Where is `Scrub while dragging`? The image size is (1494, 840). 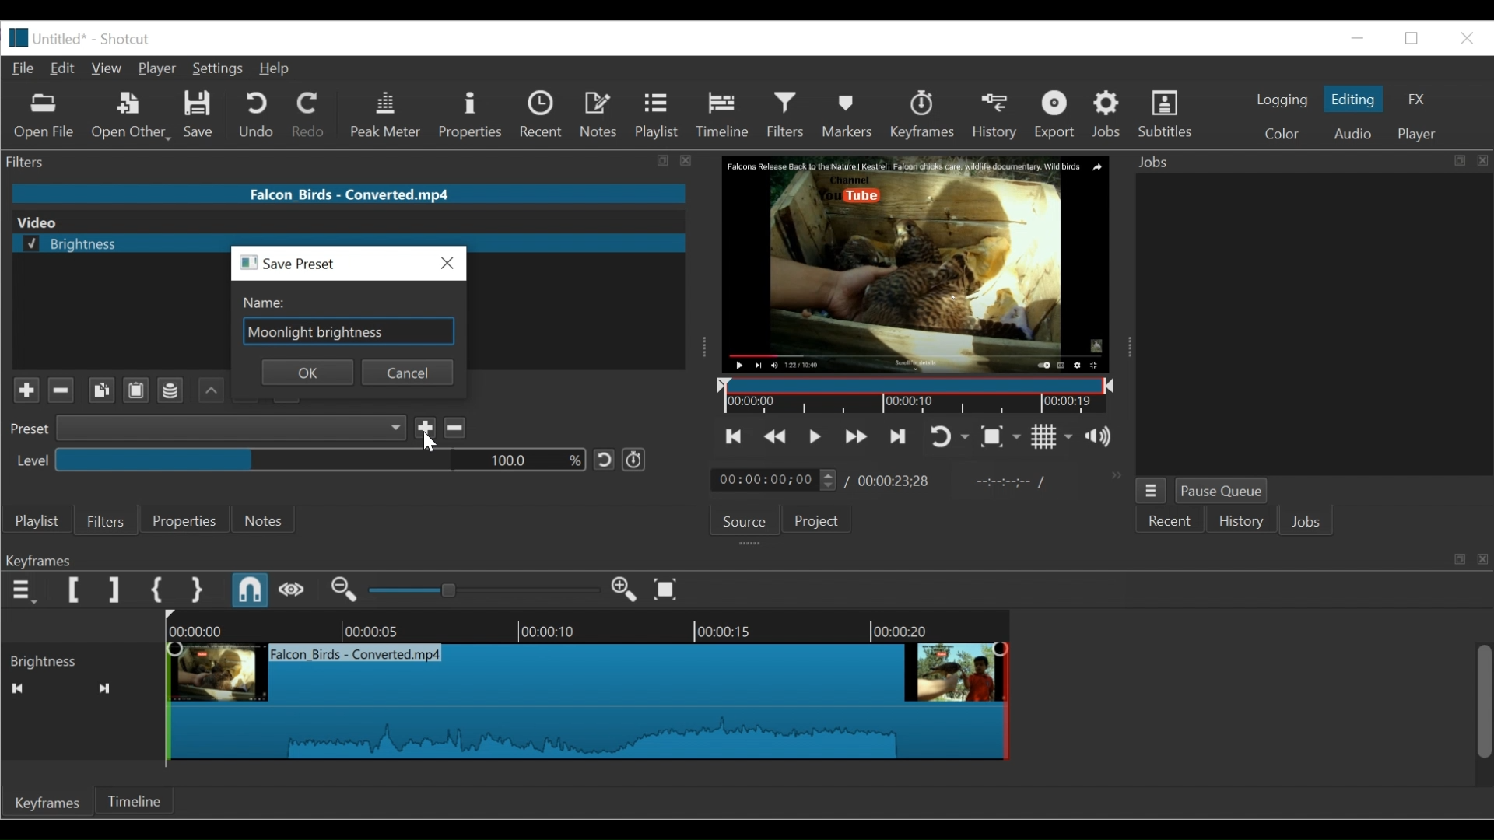
Scrub while dragging is located at coordinates (292, 590).